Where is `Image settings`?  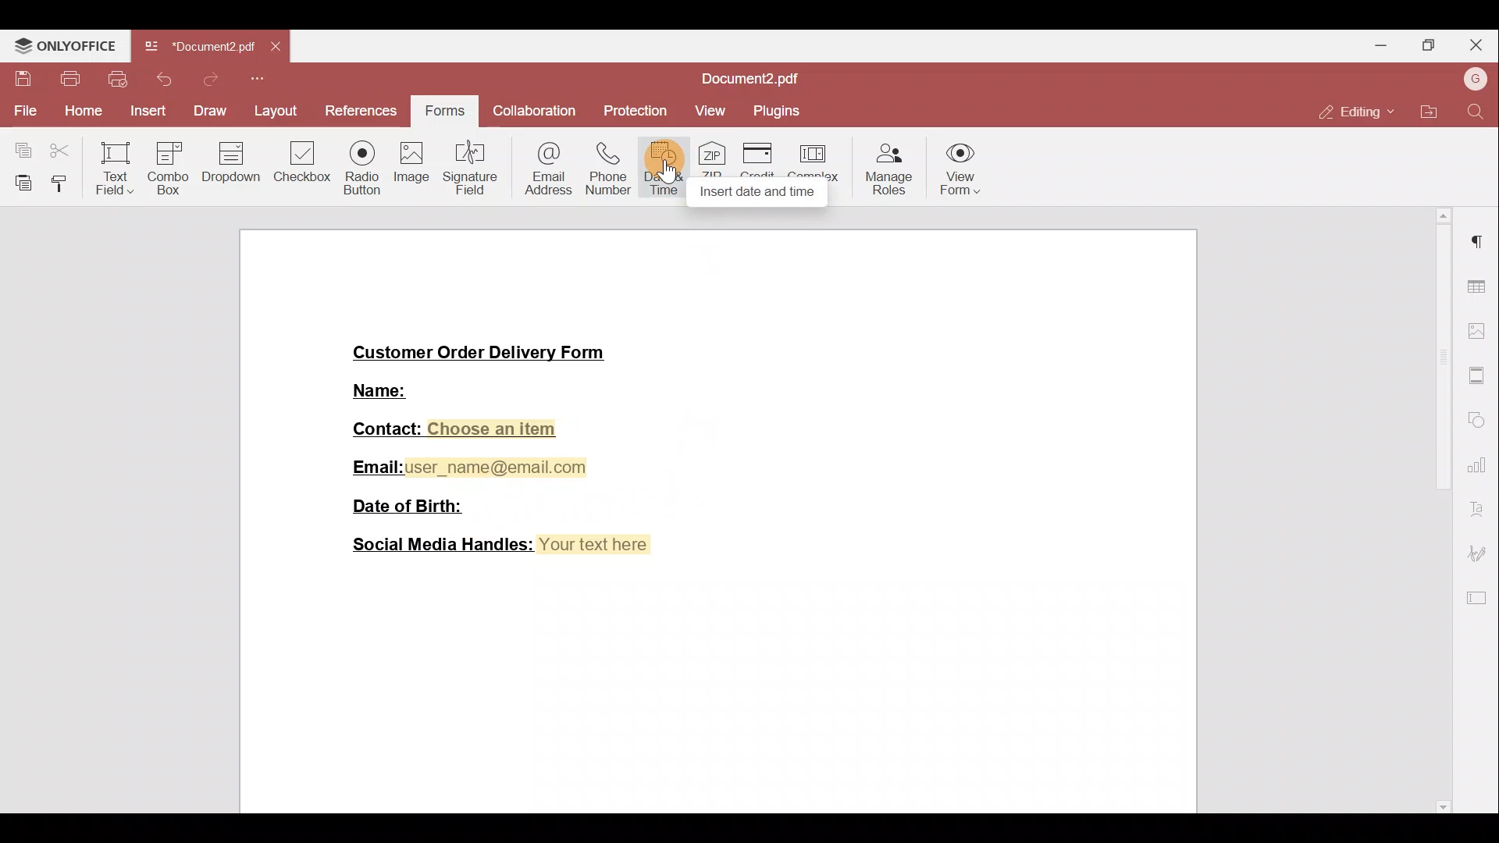
Image settings is located at coordinates (1480, 333).